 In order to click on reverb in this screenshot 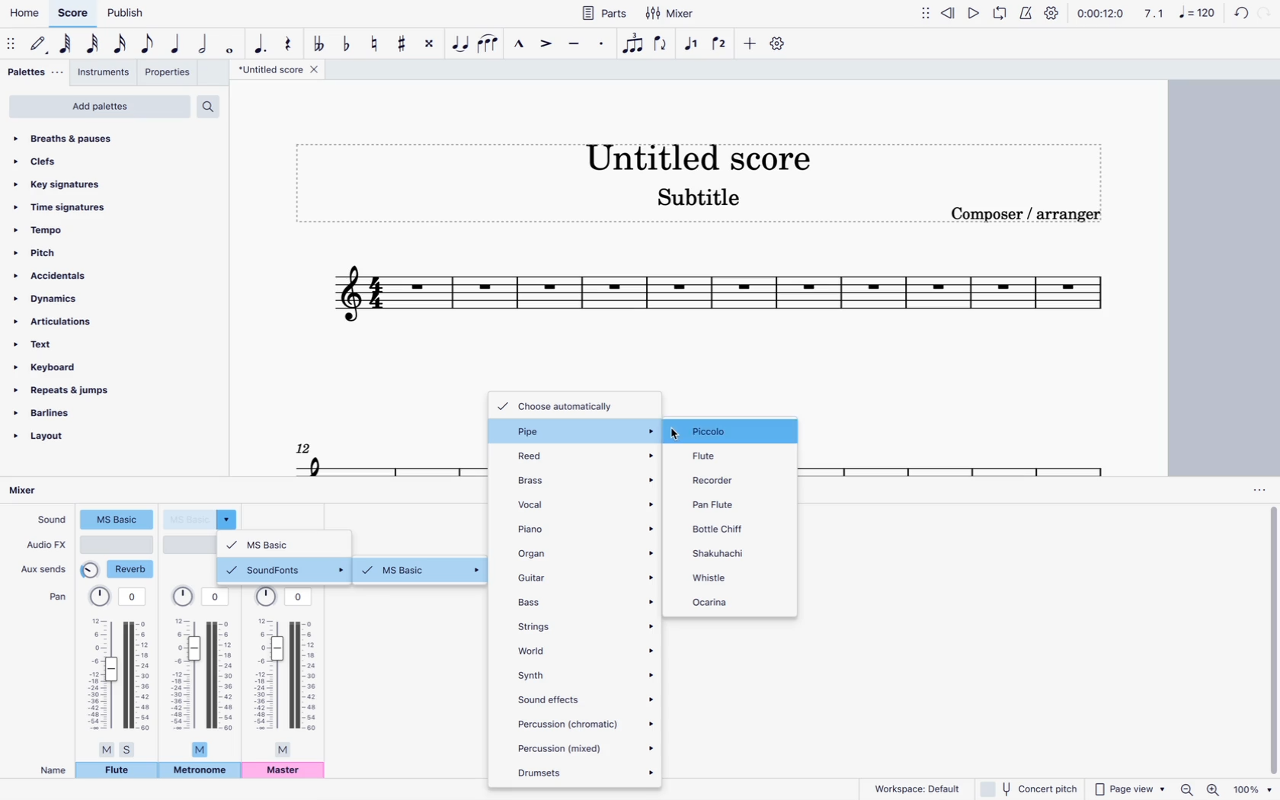, I will do `click(119, 570)`.